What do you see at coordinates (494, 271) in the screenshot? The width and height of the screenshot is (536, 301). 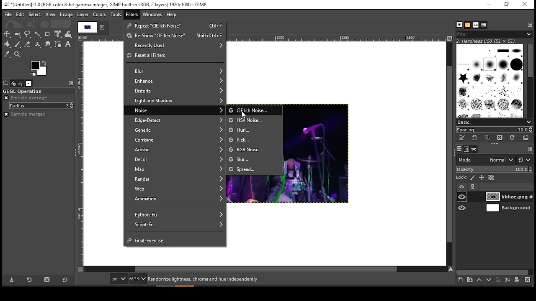 I see `scroll bar` at bounding box center [494, 271].